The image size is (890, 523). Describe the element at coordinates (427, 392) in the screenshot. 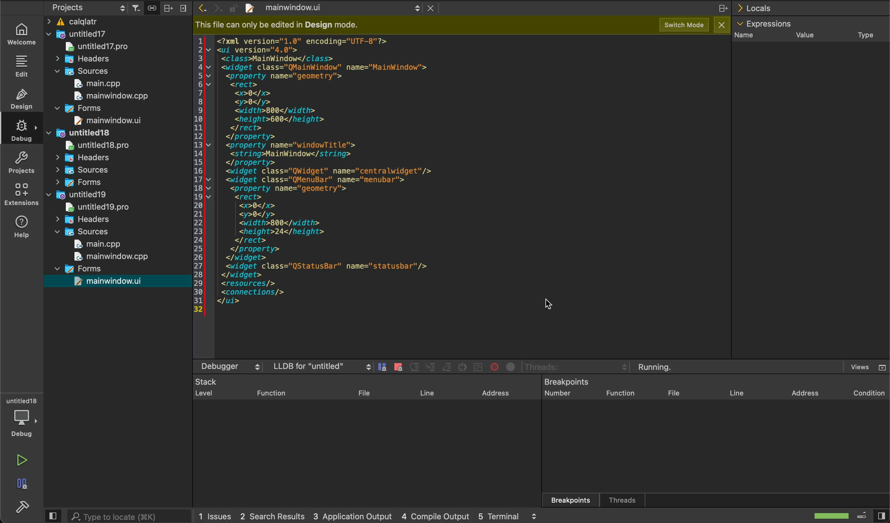

I see `Line` at that location.